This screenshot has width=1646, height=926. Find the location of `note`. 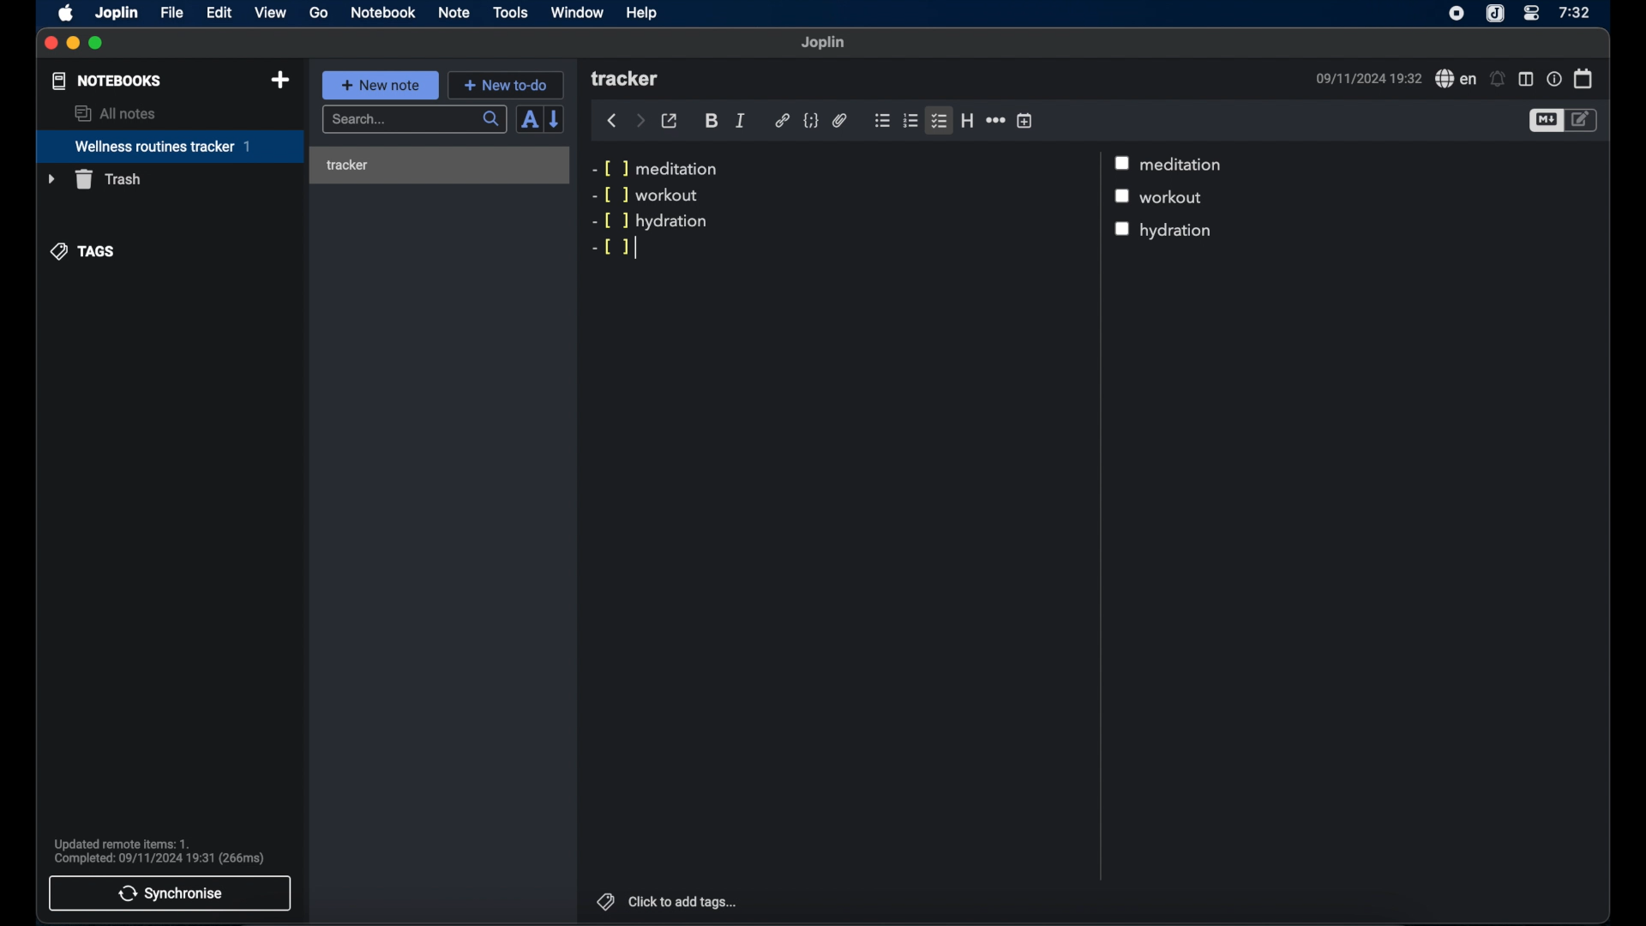

note is located at coordinates (454, 14).